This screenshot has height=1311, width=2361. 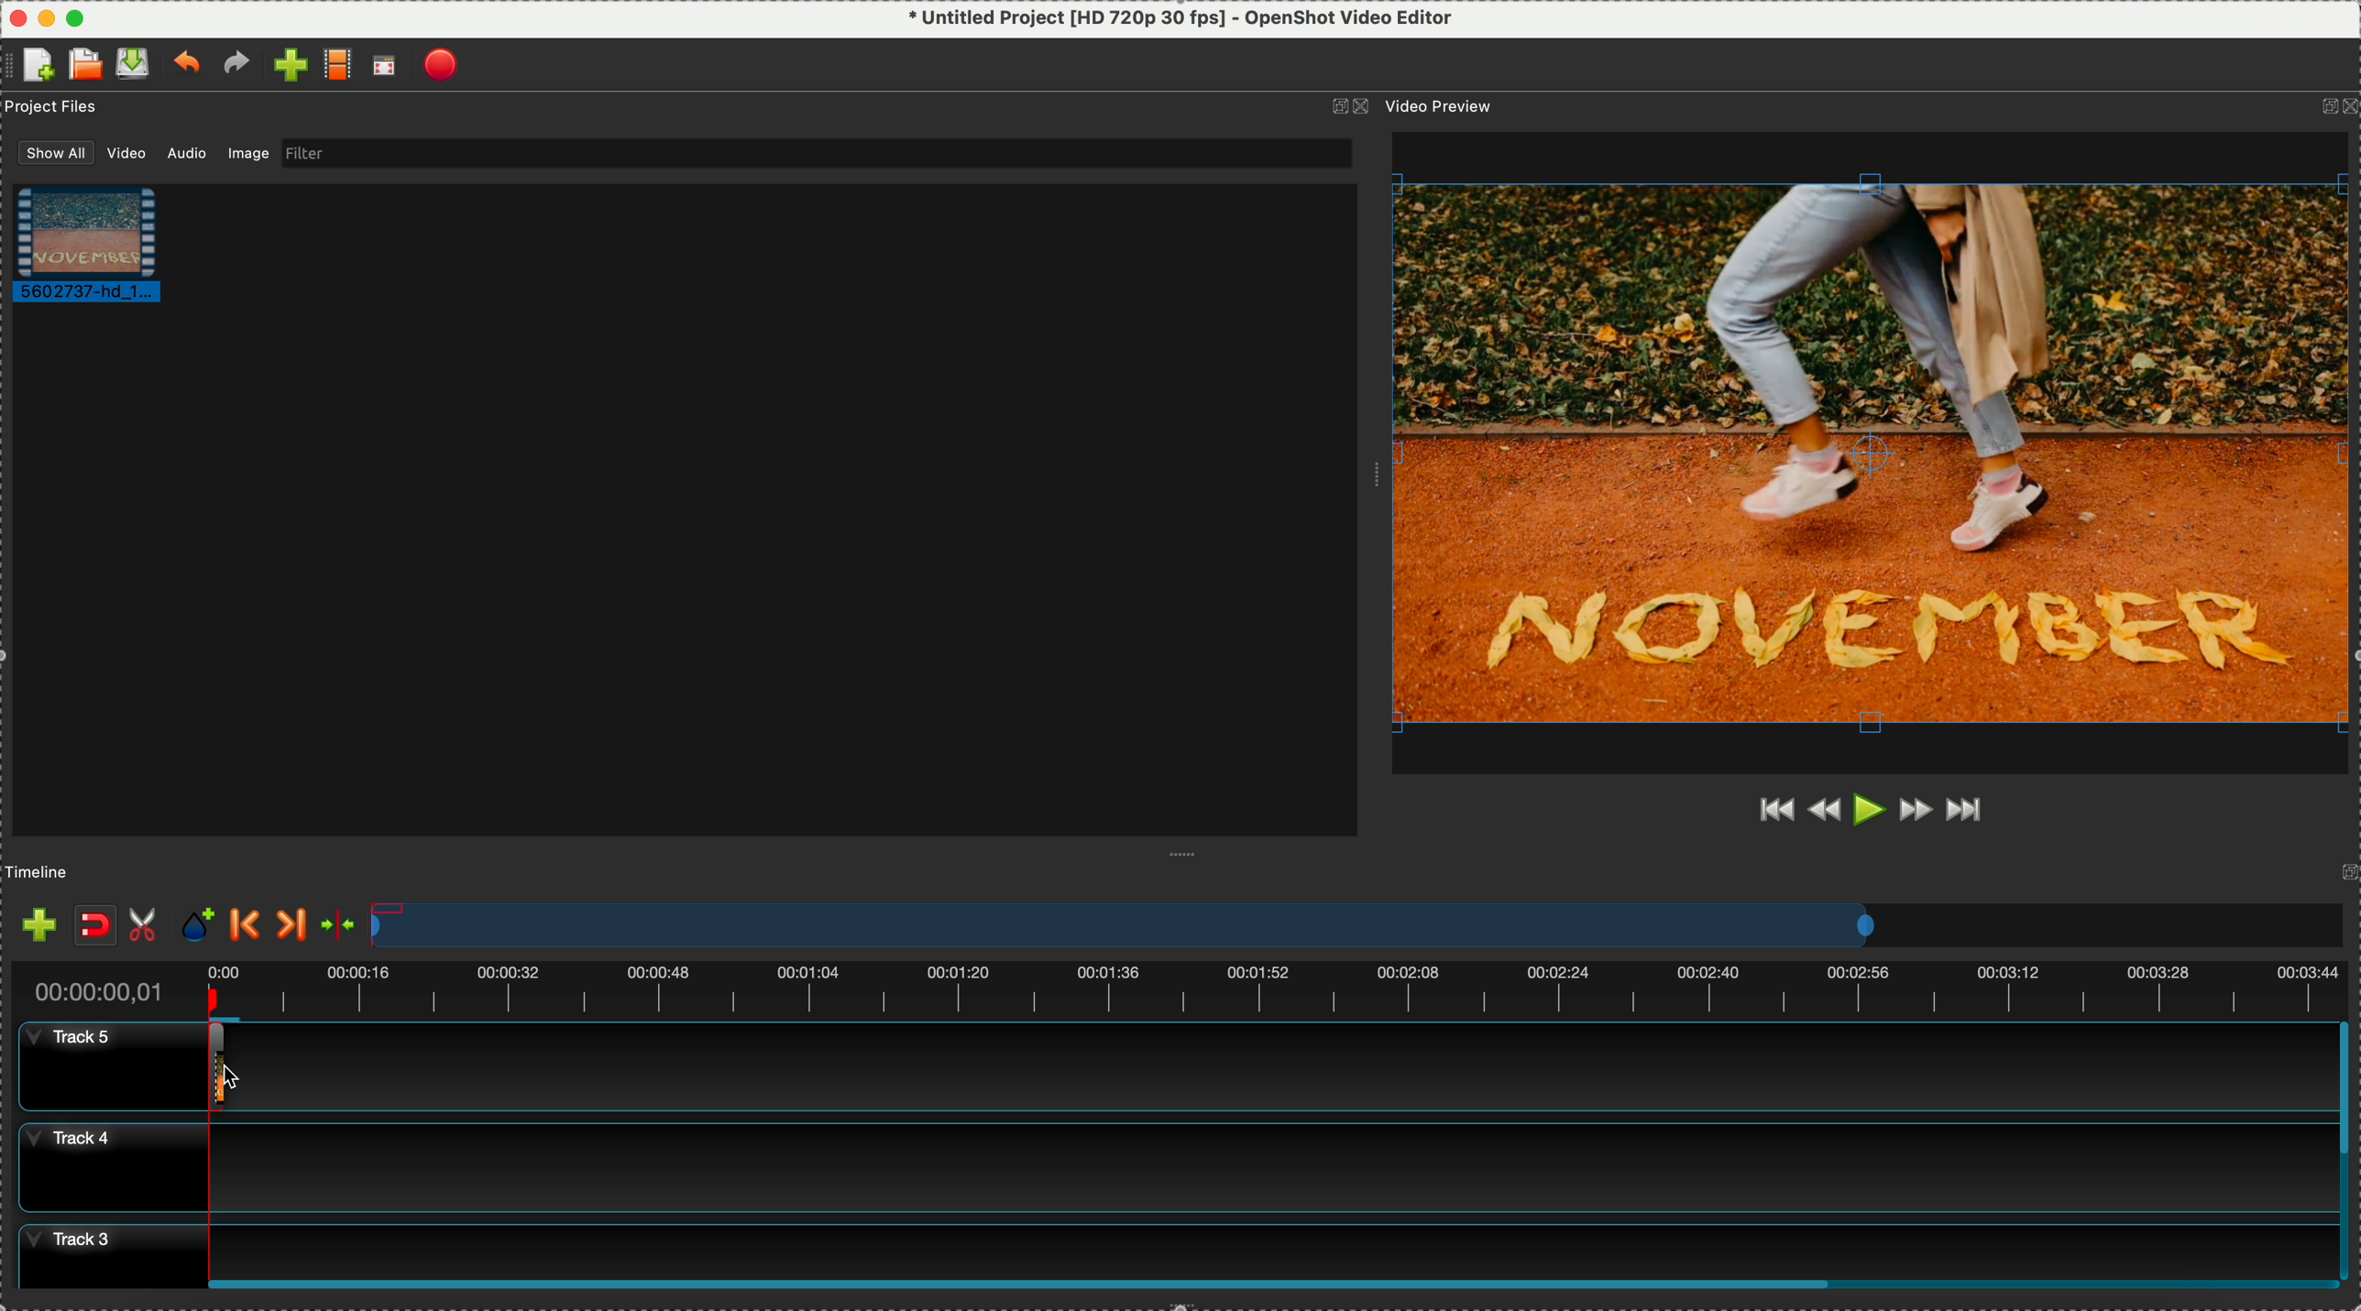 I want to click on save file, so click(x=134, y=62).